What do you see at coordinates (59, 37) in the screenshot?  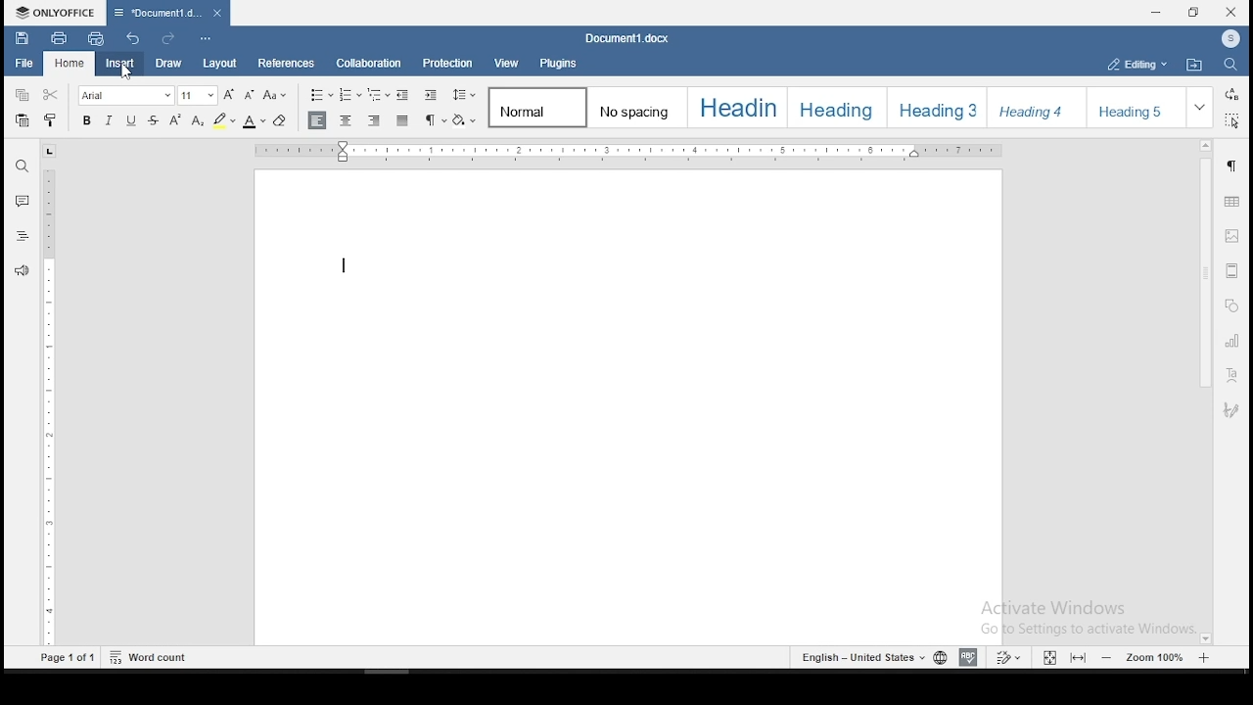 I see `print file` at bounding box center [59, 37].